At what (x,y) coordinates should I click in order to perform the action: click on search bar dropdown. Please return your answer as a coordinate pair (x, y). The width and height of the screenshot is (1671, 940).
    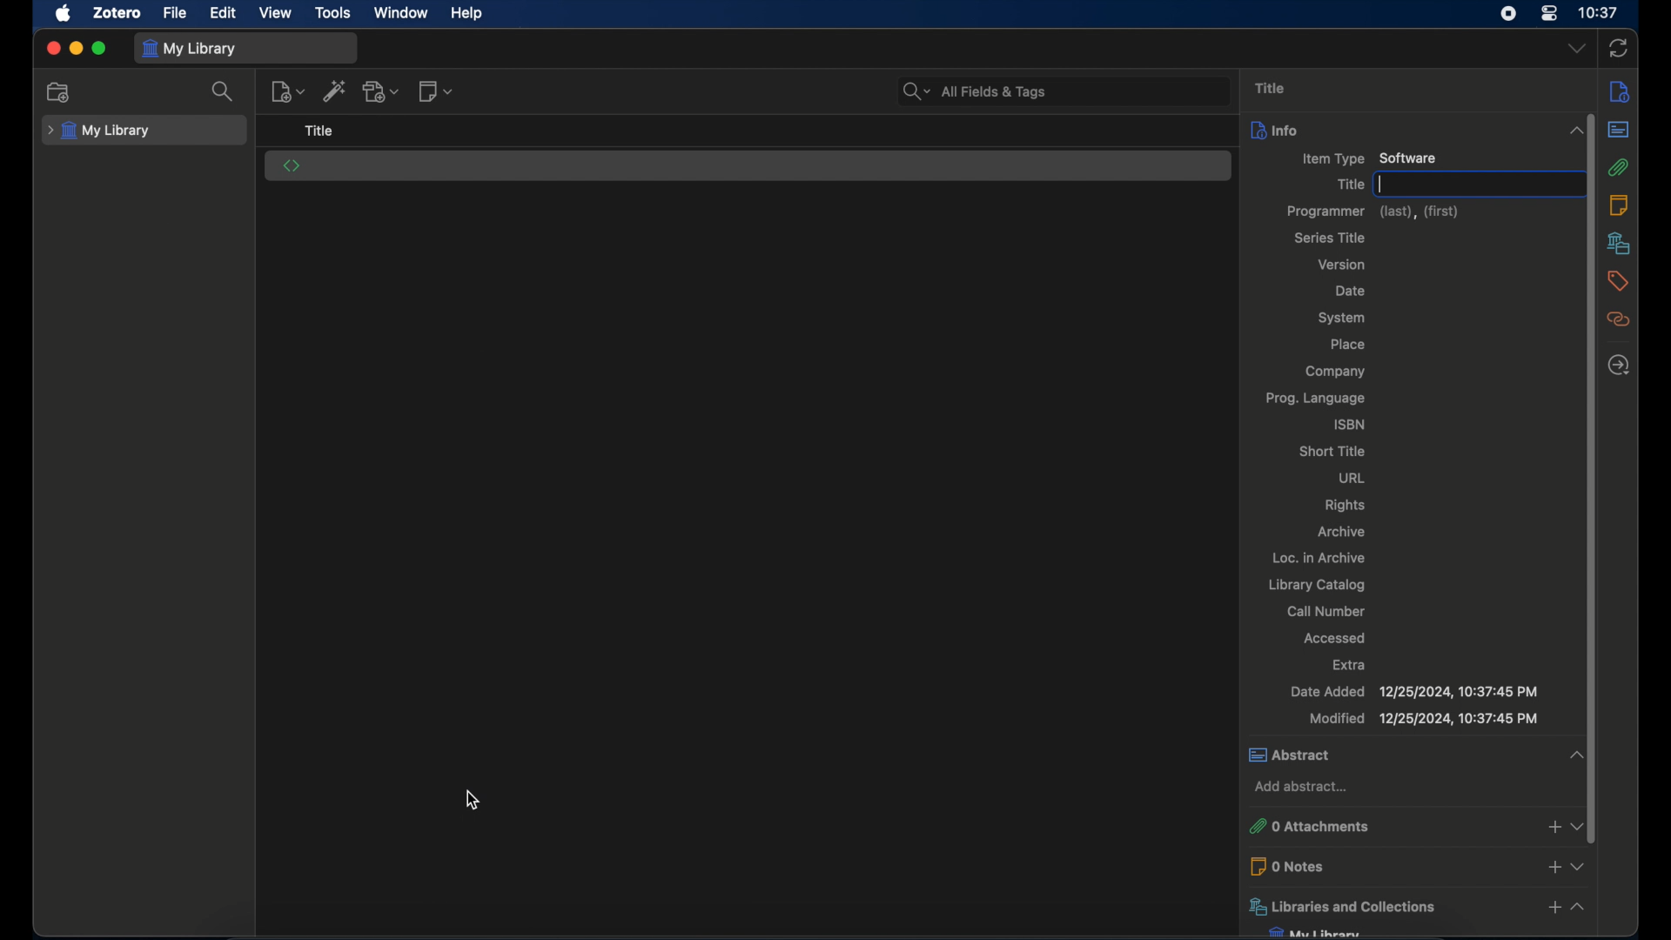
    Looking at the image, I should click on (916, 91).